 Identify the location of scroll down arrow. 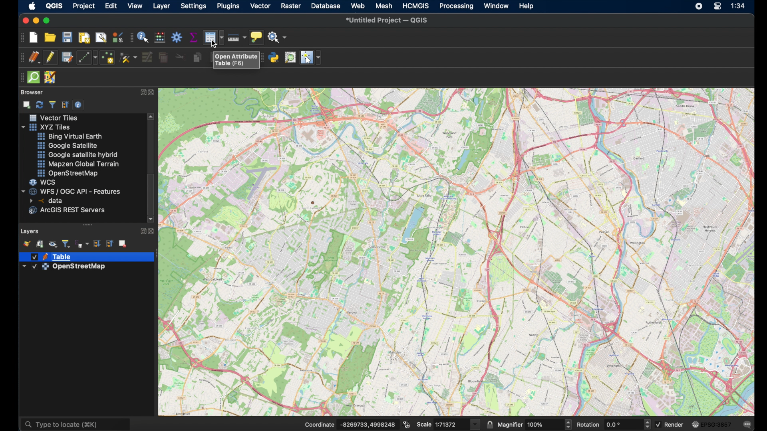
(151, 218).